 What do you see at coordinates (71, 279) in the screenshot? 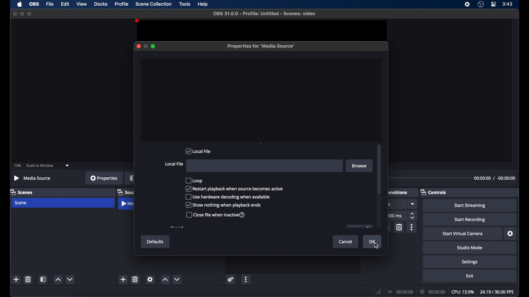
I see `decrement` at bounding box center [71, 279].